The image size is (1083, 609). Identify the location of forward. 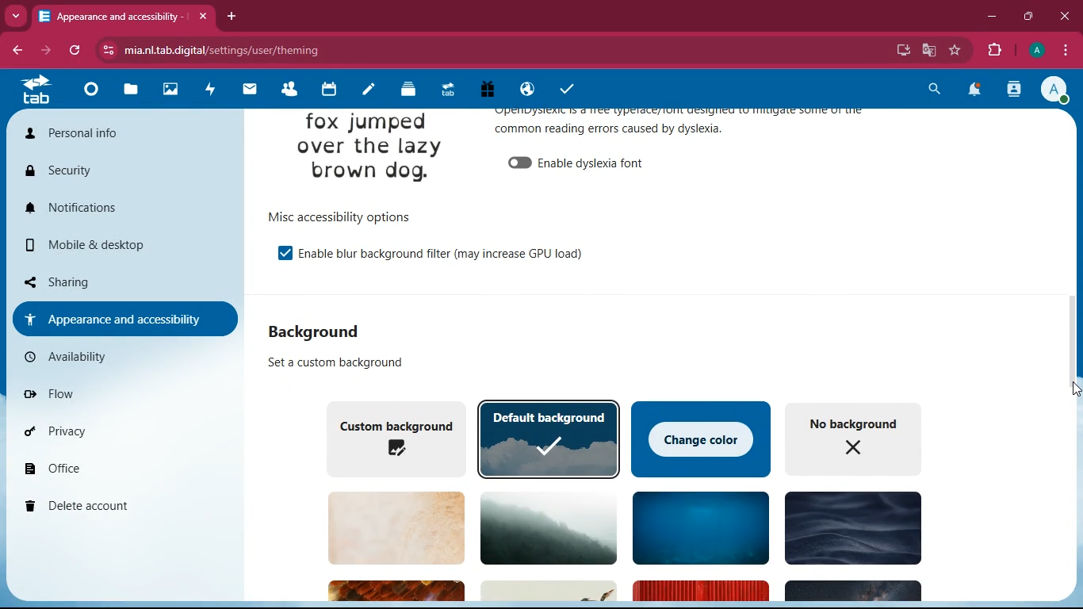
(45, 51).